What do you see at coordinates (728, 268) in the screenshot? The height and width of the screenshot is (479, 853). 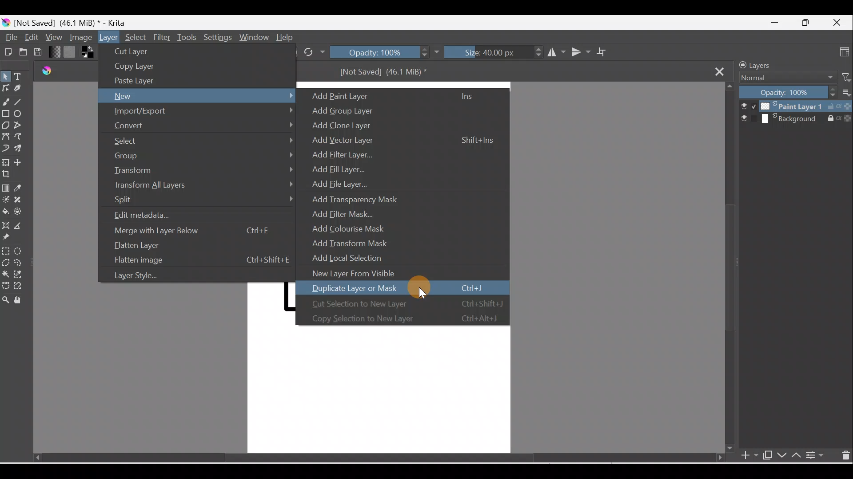 I see `Scroll bar` at bounding box center [728, 268].